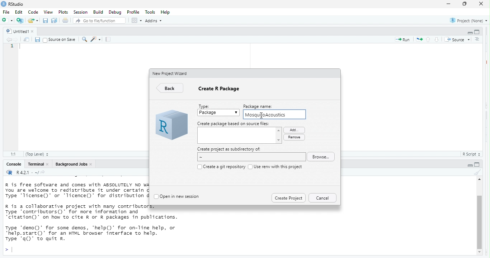 This screenshot has height=258, width=490. I want to click on go to next section/chunk, so click(436, 40).